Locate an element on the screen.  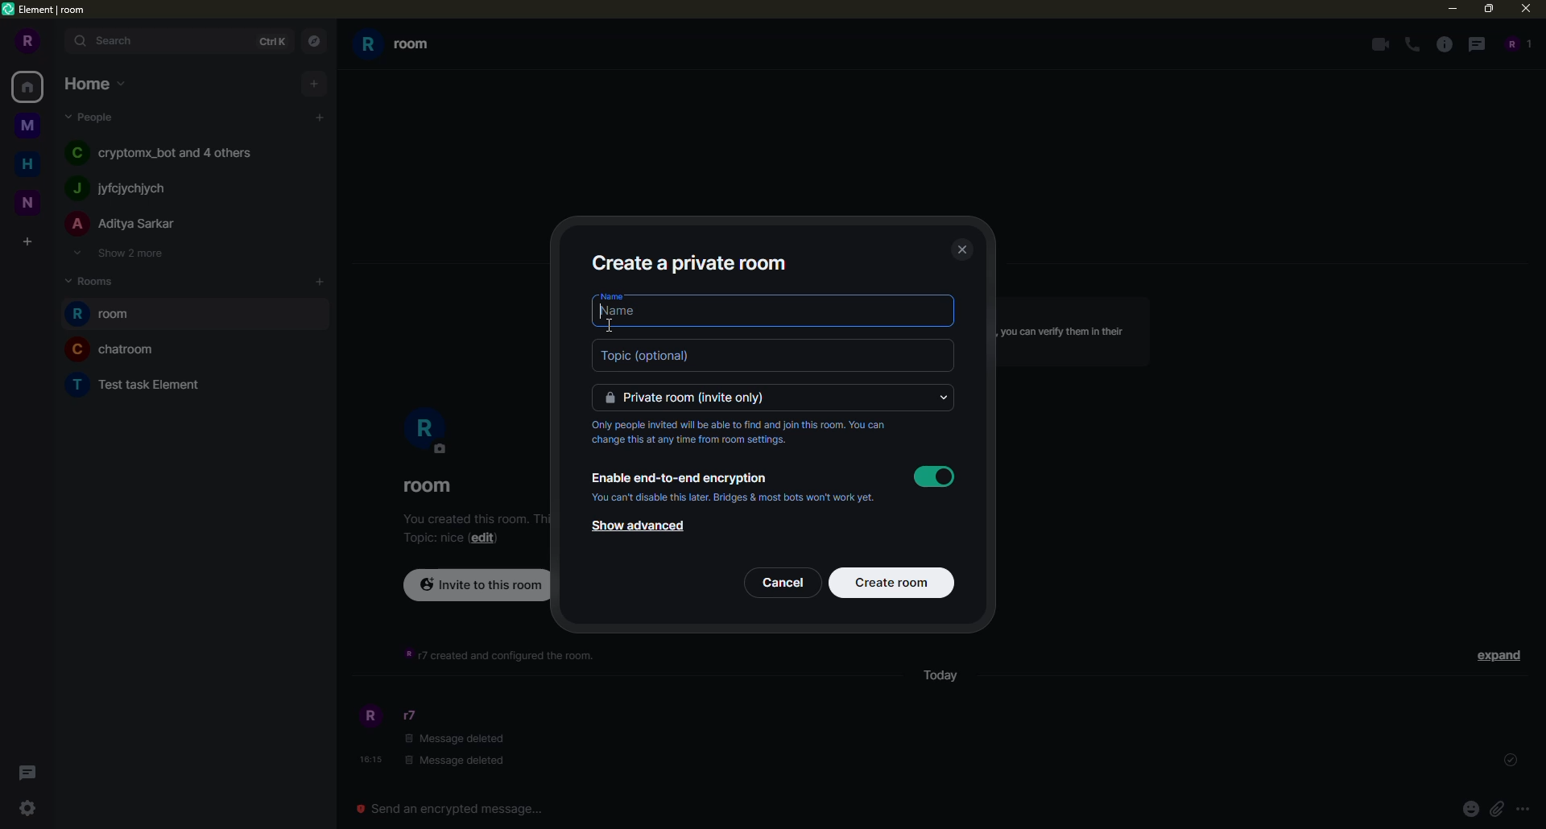
© Send an encrypted message... is located at coordinates (453, 809).